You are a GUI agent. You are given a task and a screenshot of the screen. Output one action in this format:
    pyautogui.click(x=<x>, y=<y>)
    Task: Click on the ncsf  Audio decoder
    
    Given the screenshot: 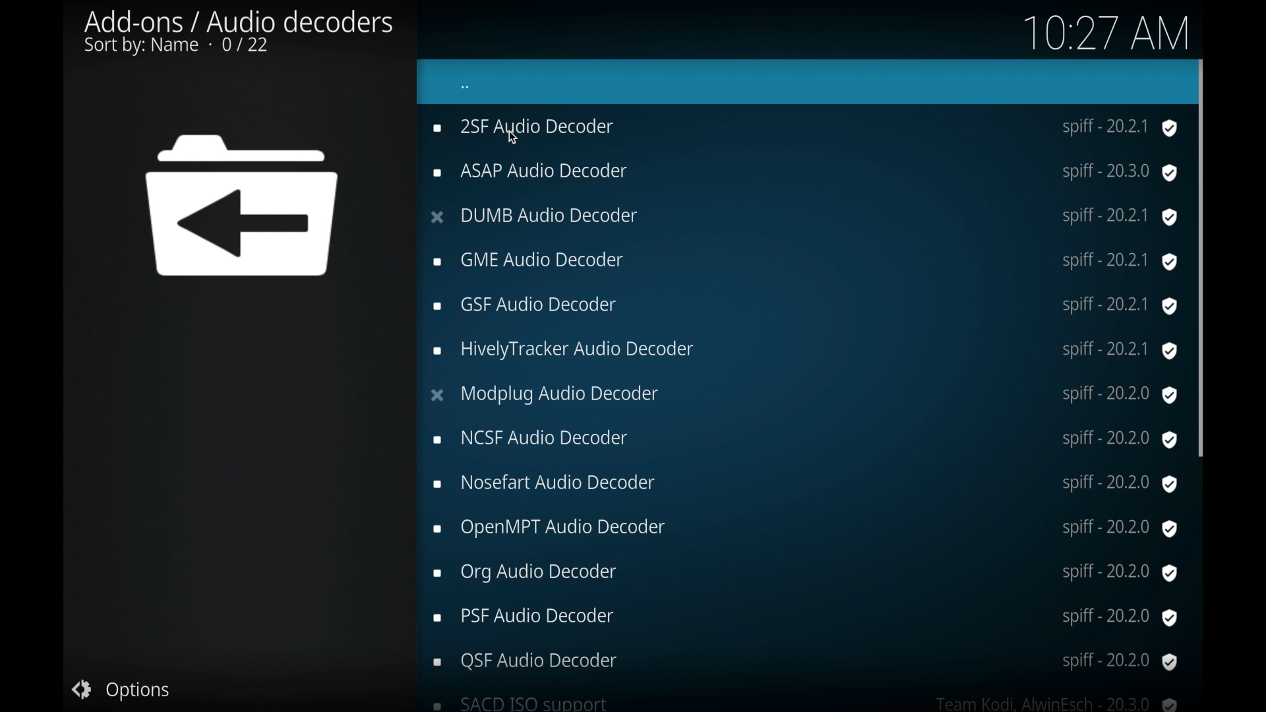 What is the action you would take?
    pyautogui.click(x=804, y=440)
    